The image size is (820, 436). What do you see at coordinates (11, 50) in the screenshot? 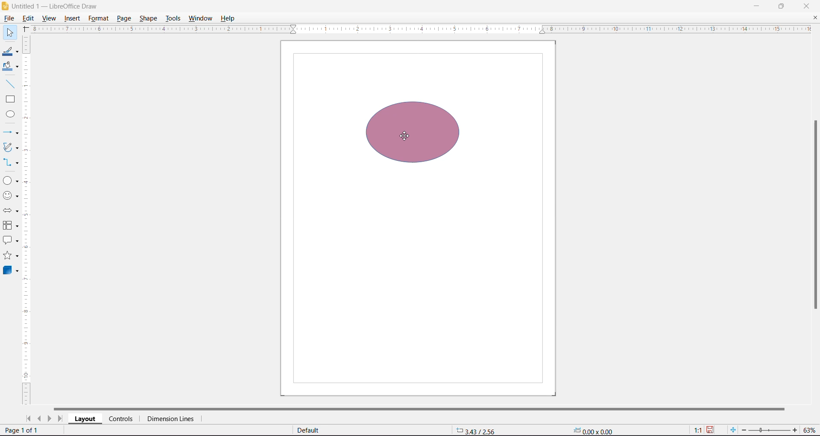
I see `Line Color` at bounding box center [11, 50].